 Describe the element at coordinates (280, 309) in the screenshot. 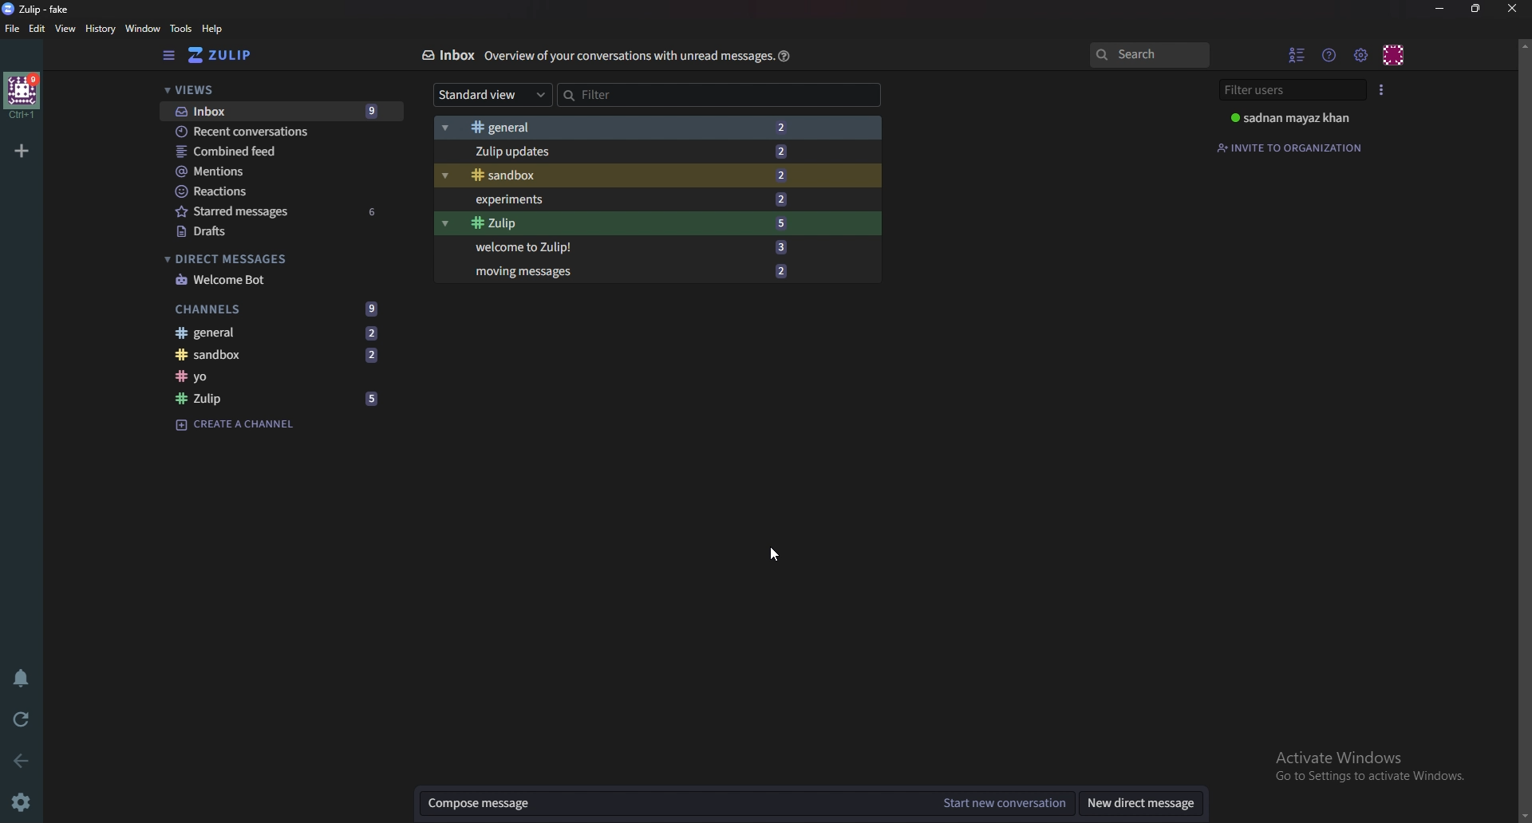

I see `Channels` at that location.